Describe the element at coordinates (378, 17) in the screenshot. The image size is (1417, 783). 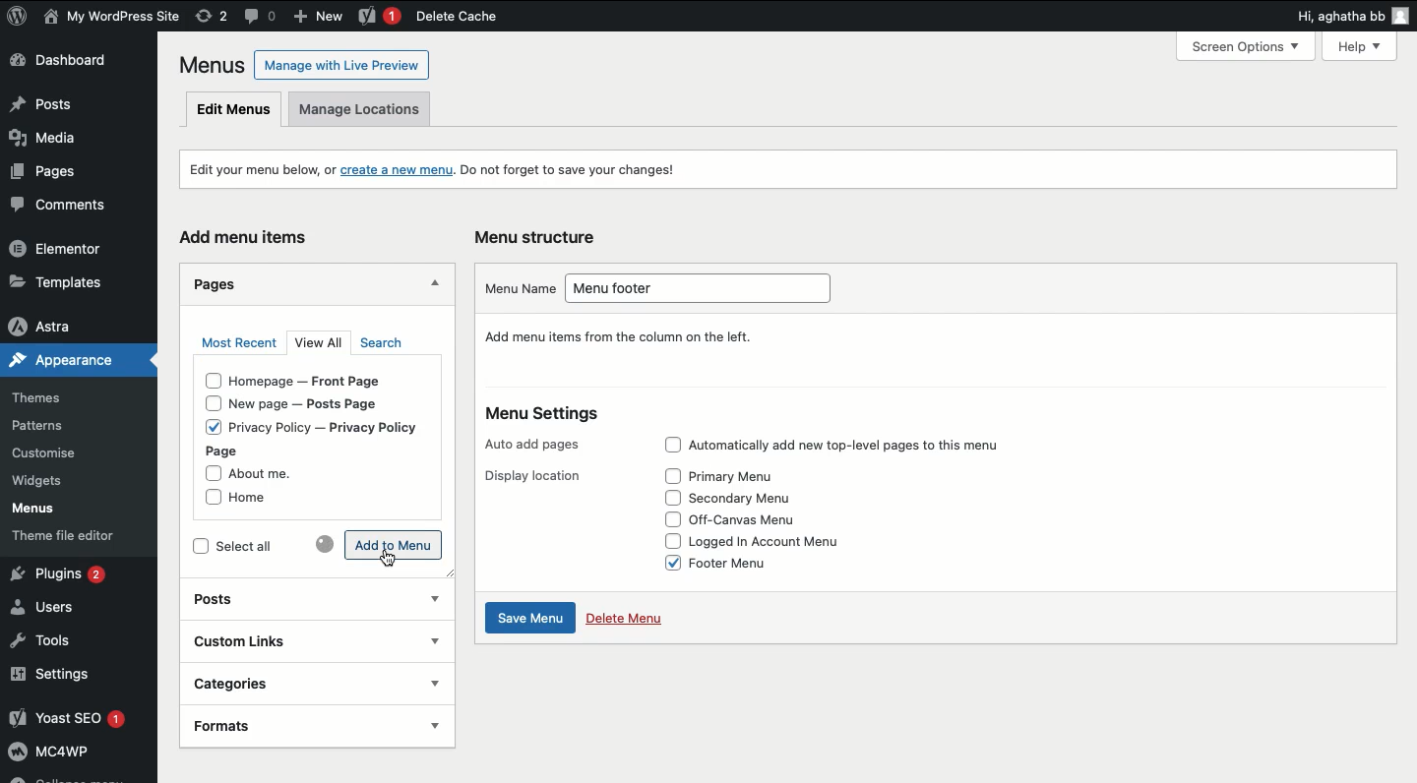
I see `Yoast` at that location.